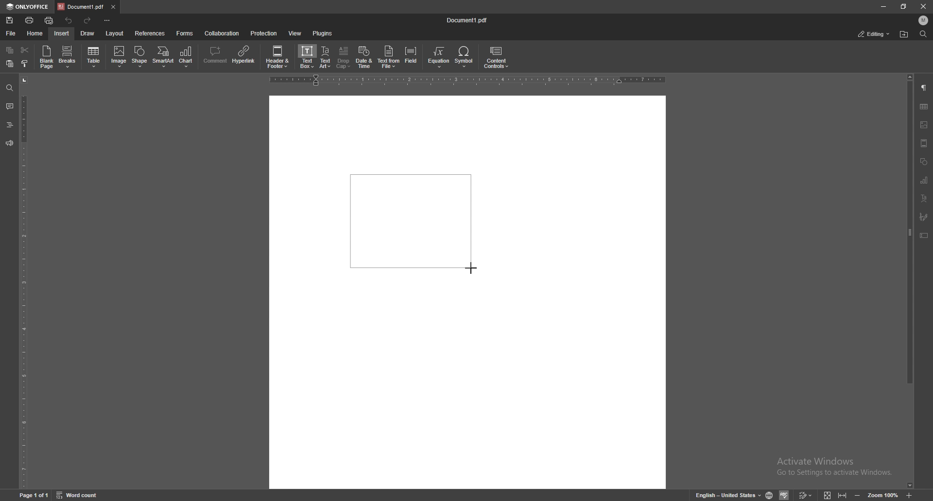  I want to click on content controls, so click(496, 58).